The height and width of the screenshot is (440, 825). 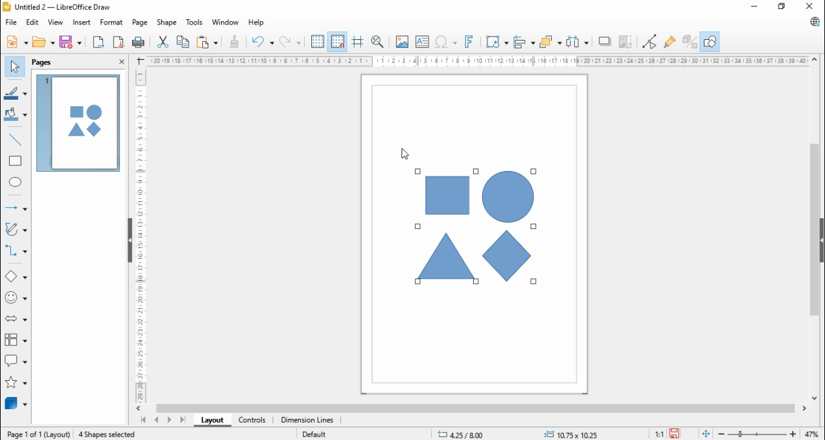 What do you see at coordinates (108, 434) in the screenshot?
I see `4 shapes selected` at bounding box center [108, 434].